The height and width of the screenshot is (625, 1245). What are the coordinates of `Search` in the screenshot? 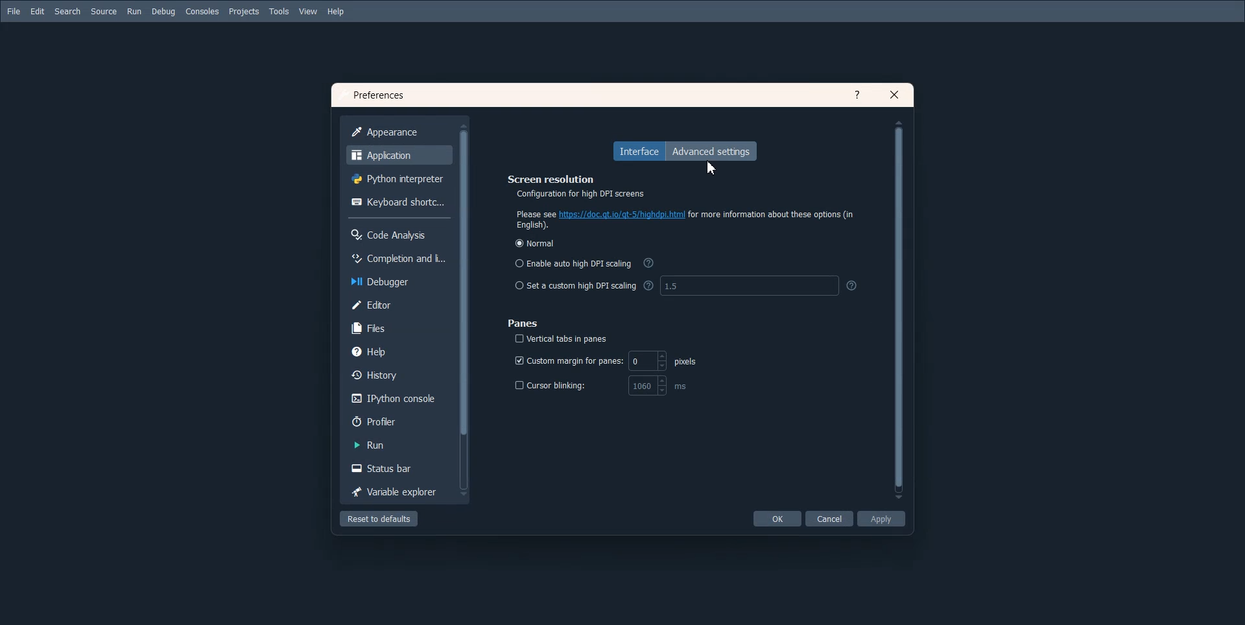 It's located at (68, 12).